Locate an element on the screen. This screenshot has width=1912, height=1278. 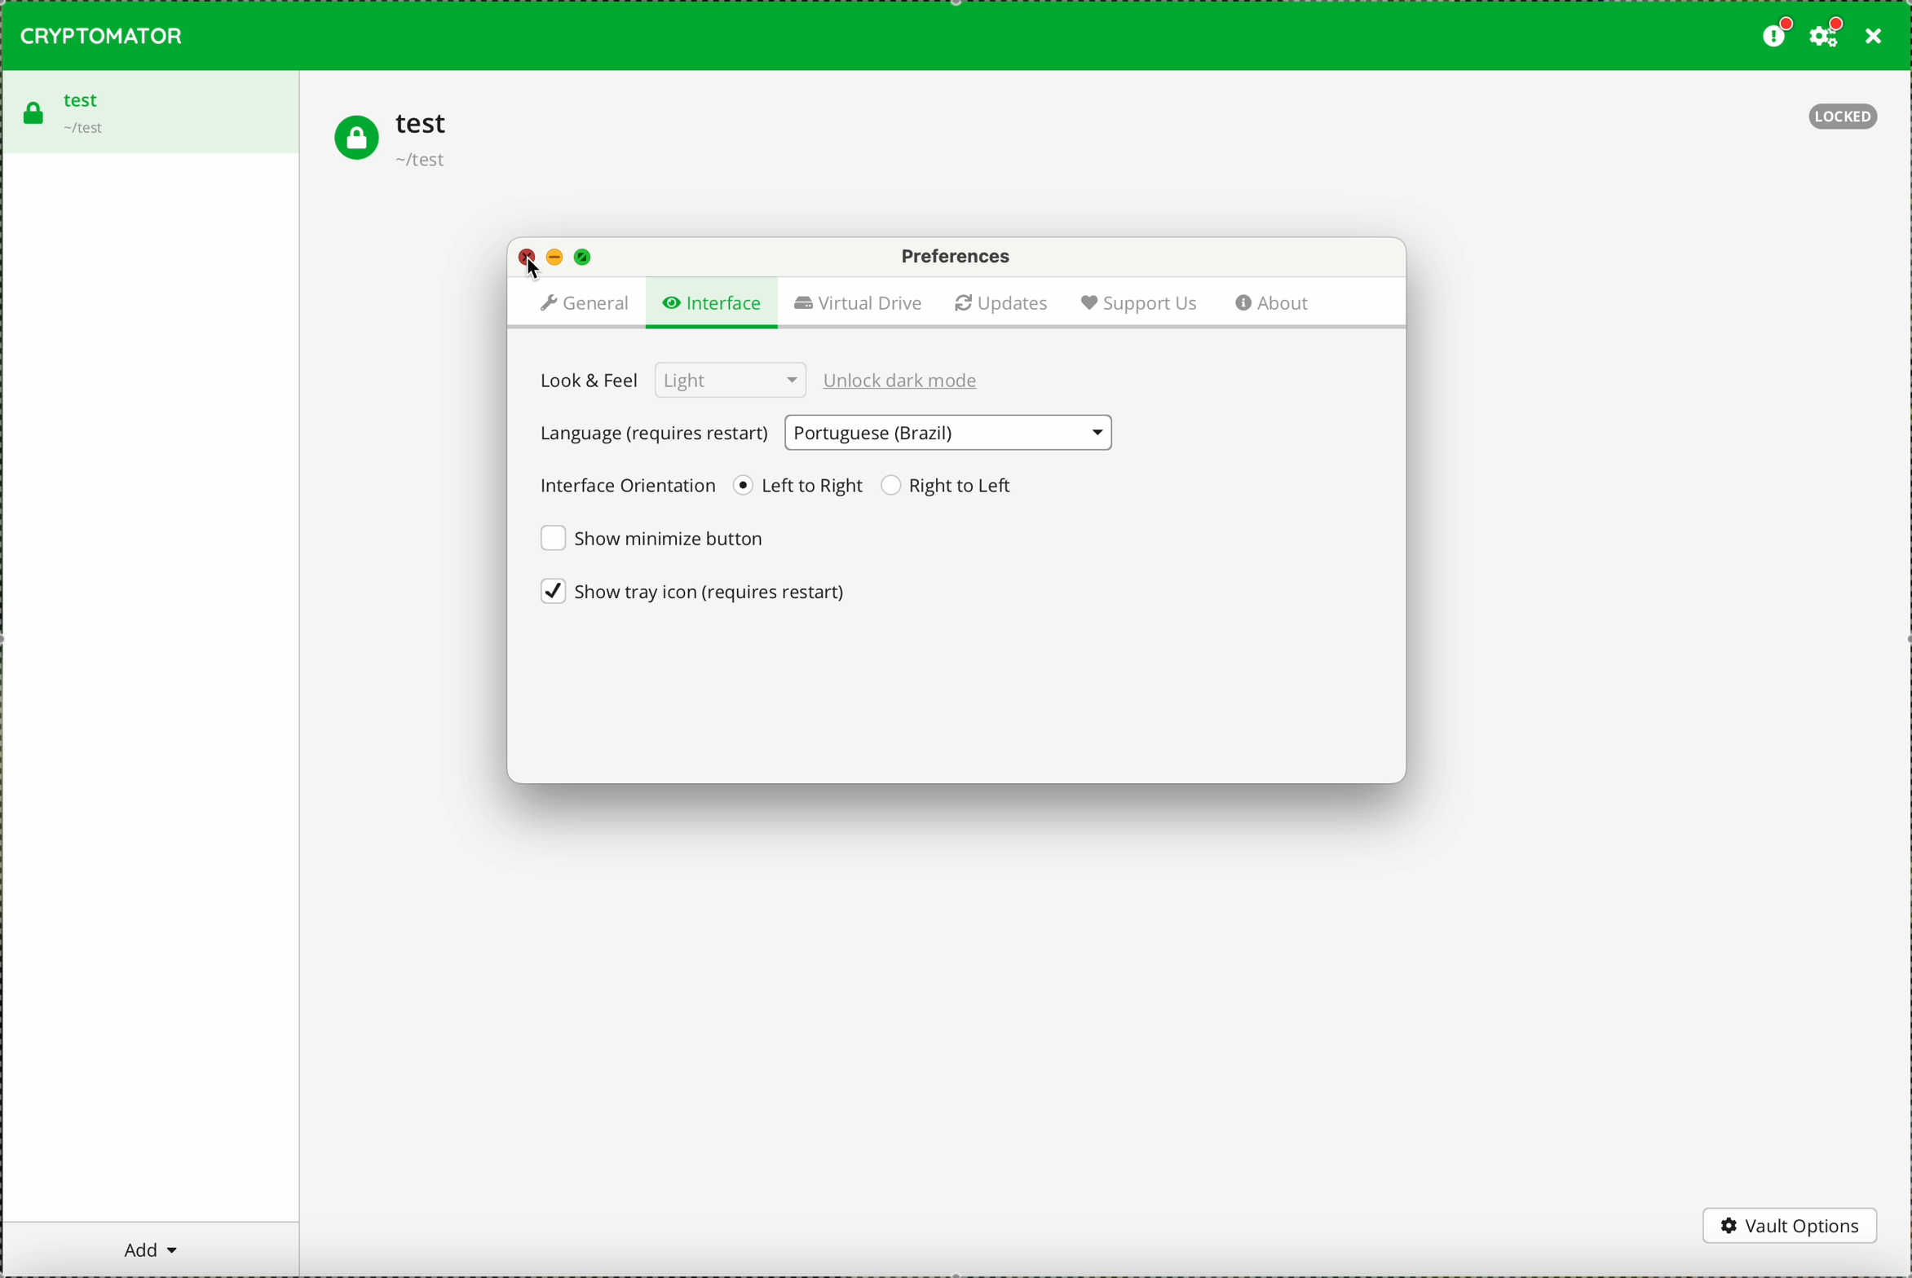
add is located at coordinates (150, 1252).